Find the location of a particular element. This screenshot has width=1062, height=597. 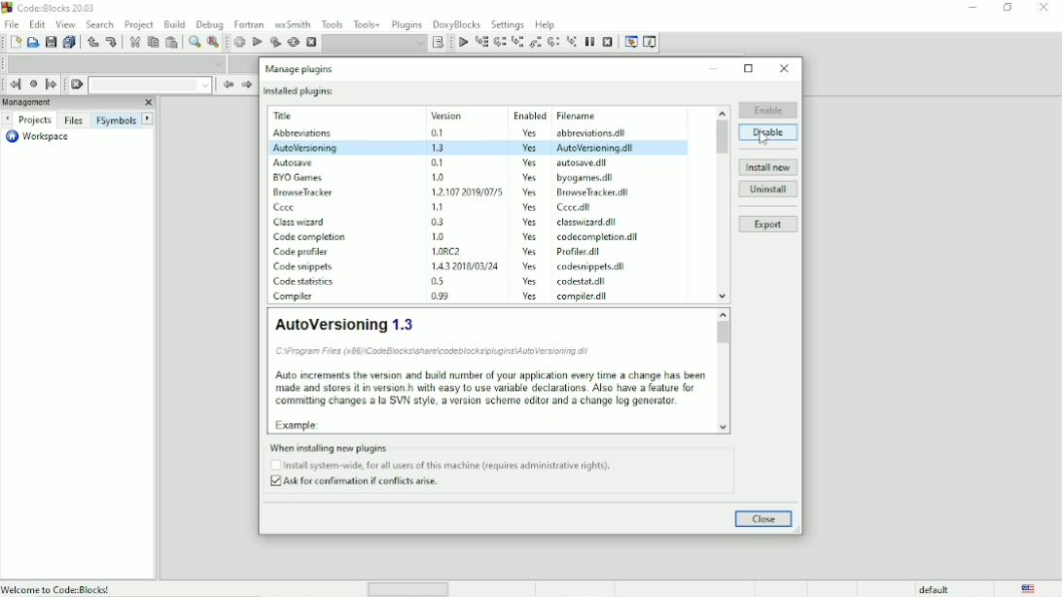

Undo is located at coordinates (91, 42).